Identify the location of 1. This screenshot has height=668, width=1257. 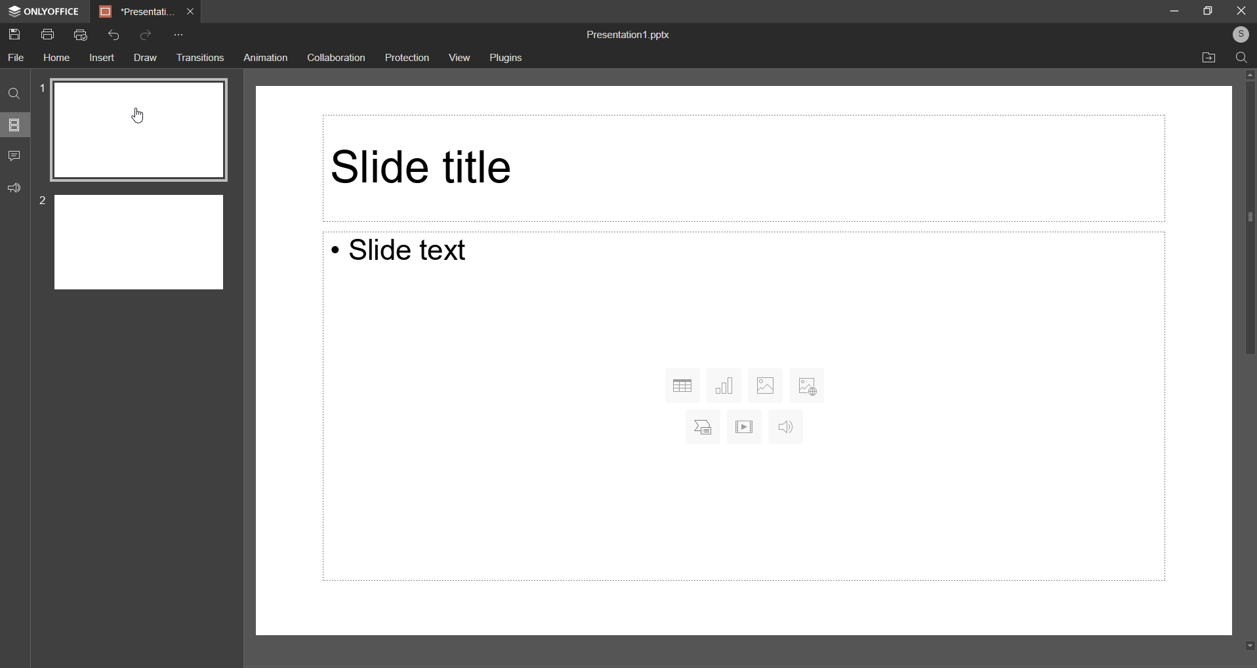
(43, 87).